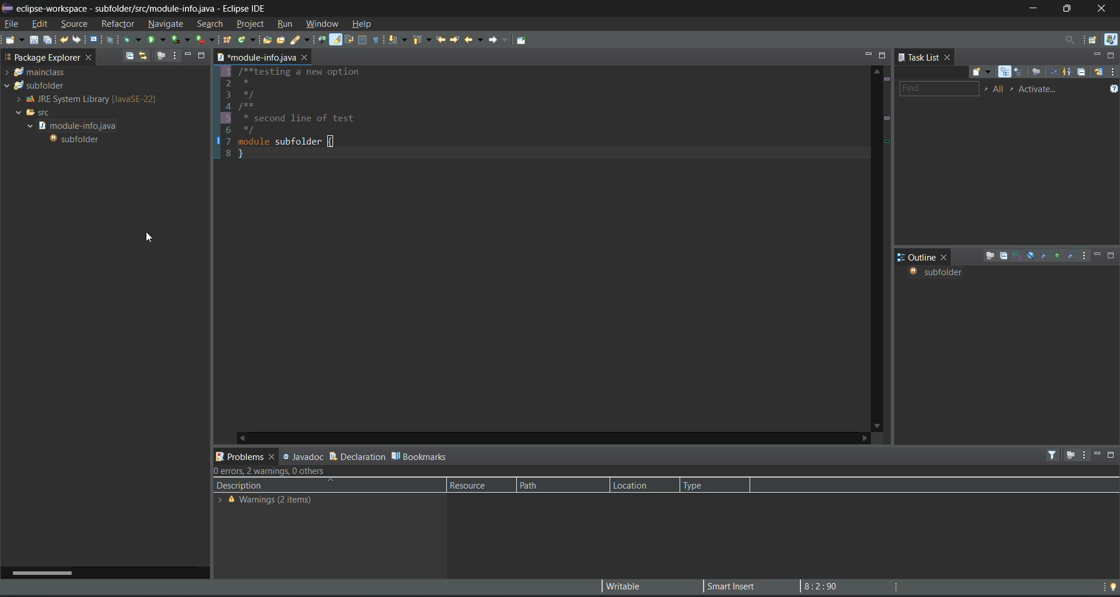 Image resolution: width=1120 pixels, height=597 pixels. I want to click on new java class, so click(247, 39).